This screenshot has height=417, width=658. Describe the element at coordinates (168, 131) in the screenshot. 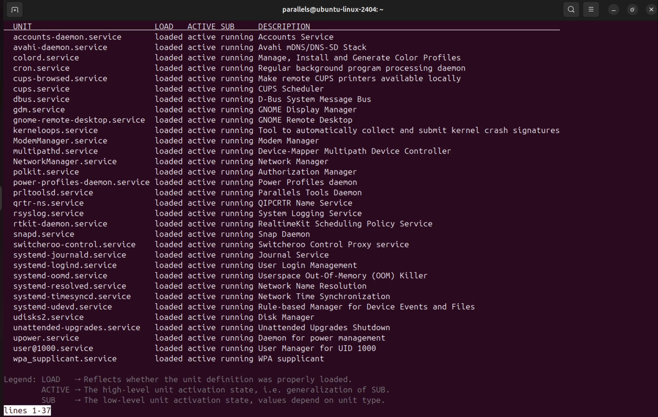

I see `loaded` at that location.